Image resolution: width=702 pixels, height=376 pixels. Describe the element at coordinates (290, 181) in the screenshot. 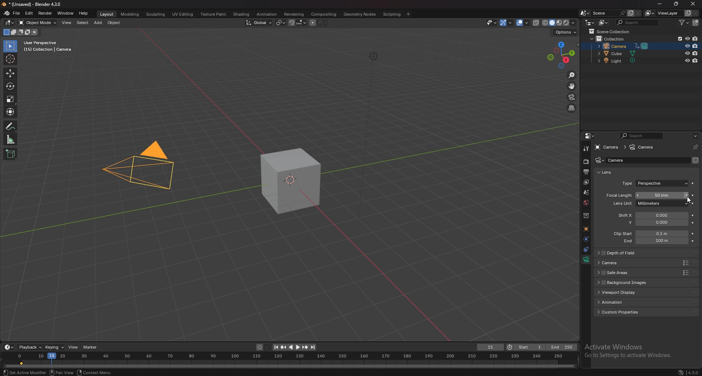

I see `cube` at that location.